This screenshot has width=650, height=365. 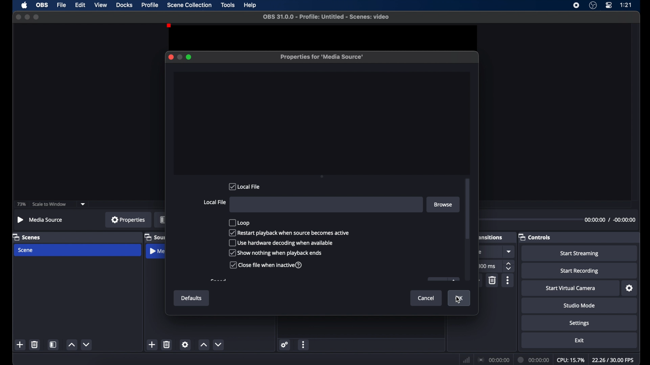 I want to click on fps, so click(x=613, y=360).